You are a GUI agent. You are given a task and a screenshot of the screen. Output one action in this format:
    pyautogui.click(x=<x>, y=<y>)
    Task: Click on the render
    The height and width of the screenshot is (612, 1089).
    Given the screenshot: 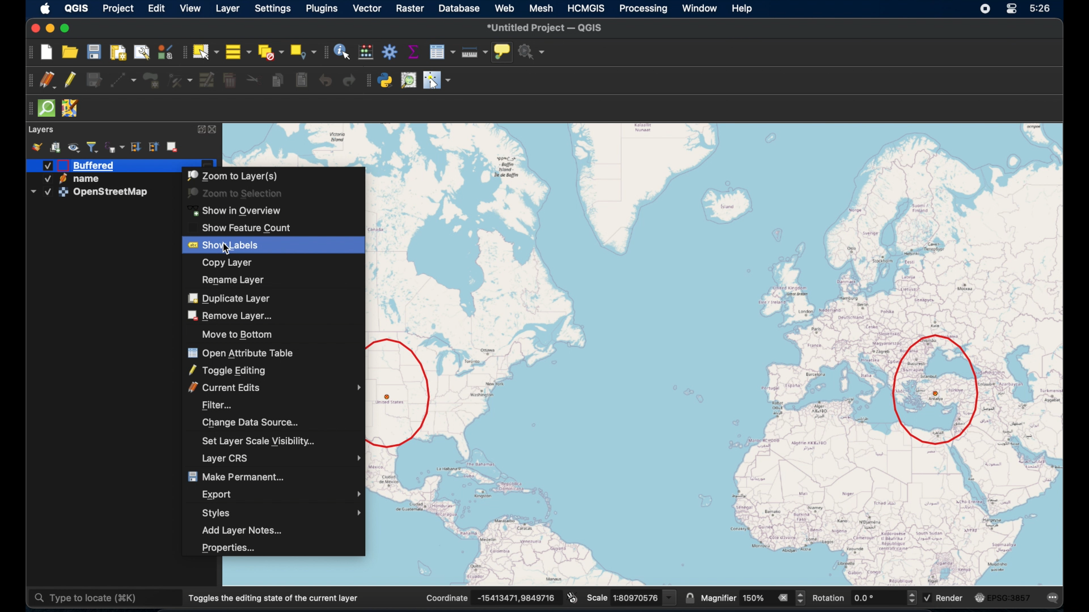 What is the action you would take?
    pyautogui.click(x=950, y=597)
    